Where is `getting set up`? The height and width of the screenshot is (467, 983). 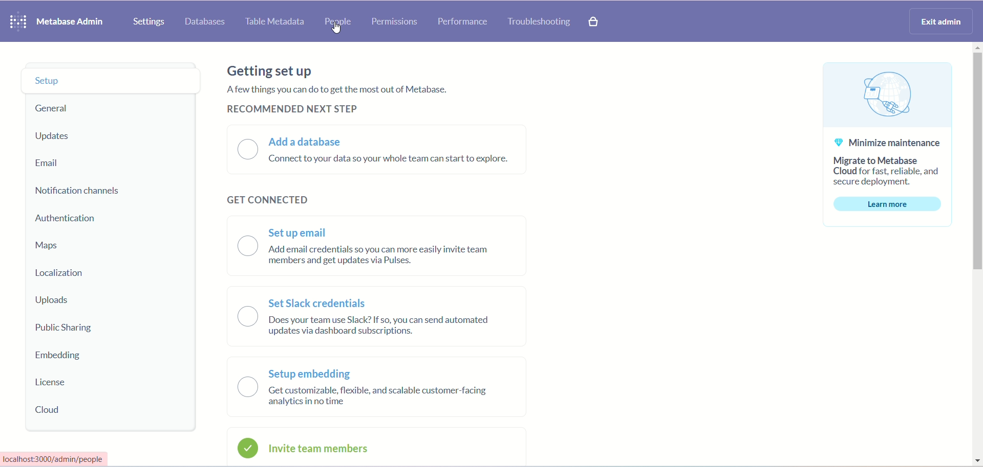
getting set up is located at coordinates (272, 73).